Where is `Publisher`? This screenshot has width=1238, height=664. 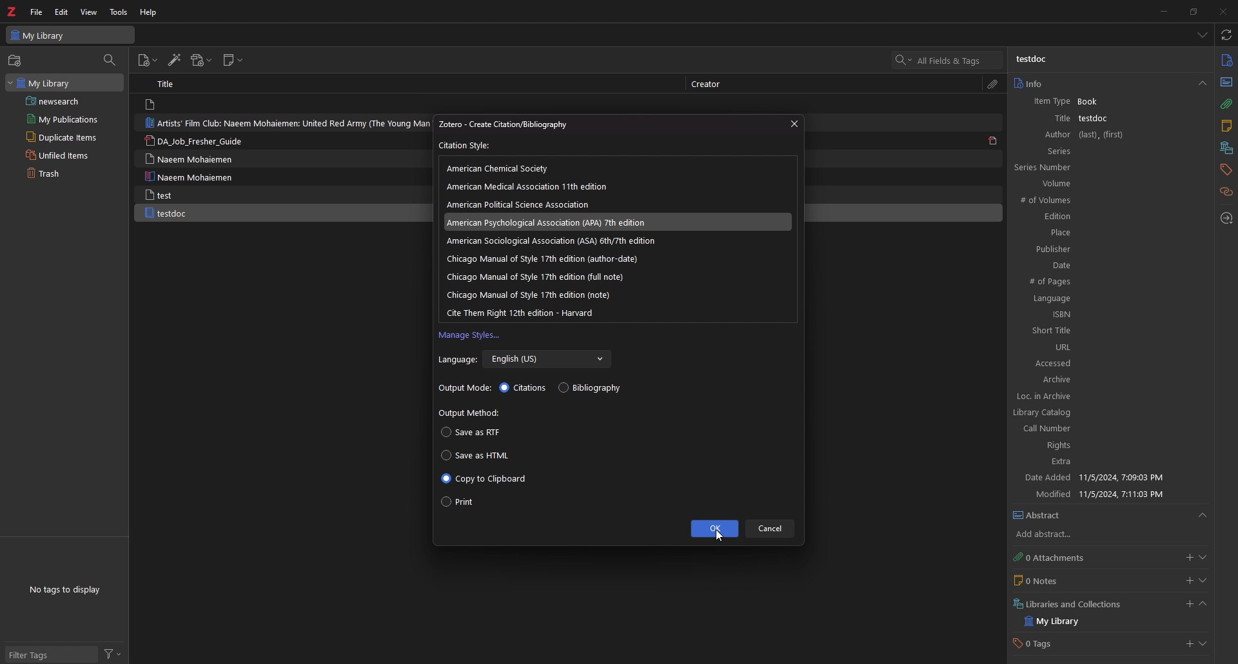 Publisher is located at coordinates (1101, 248).